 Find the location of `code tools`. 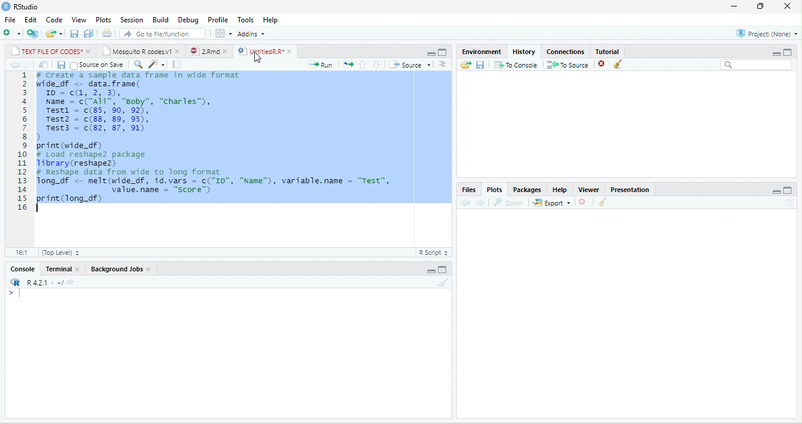

code tools is located at coordinates (157, 64).